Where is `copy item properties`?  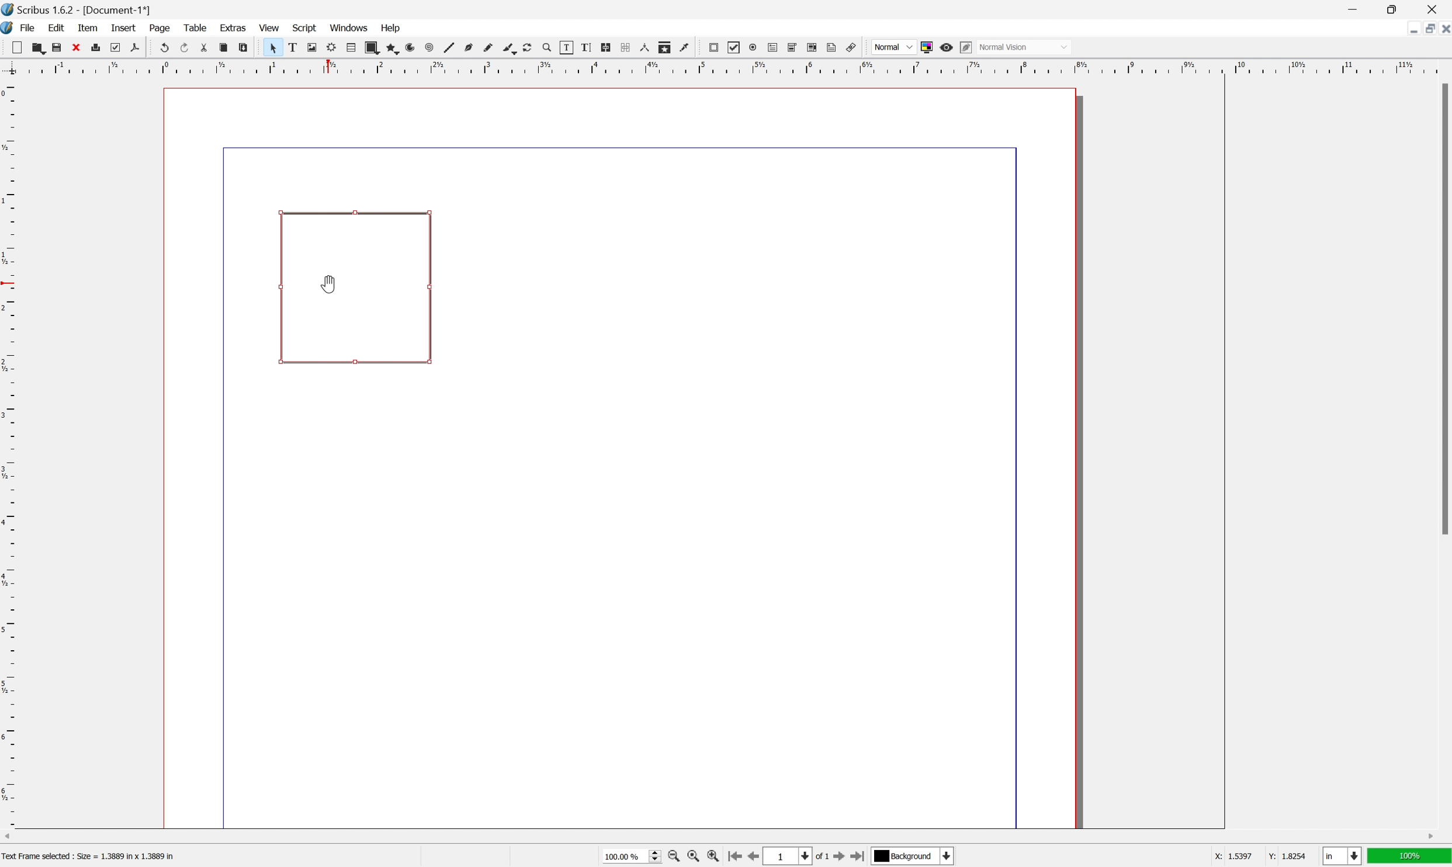 copy item properties is located at coordinates (664, 47).